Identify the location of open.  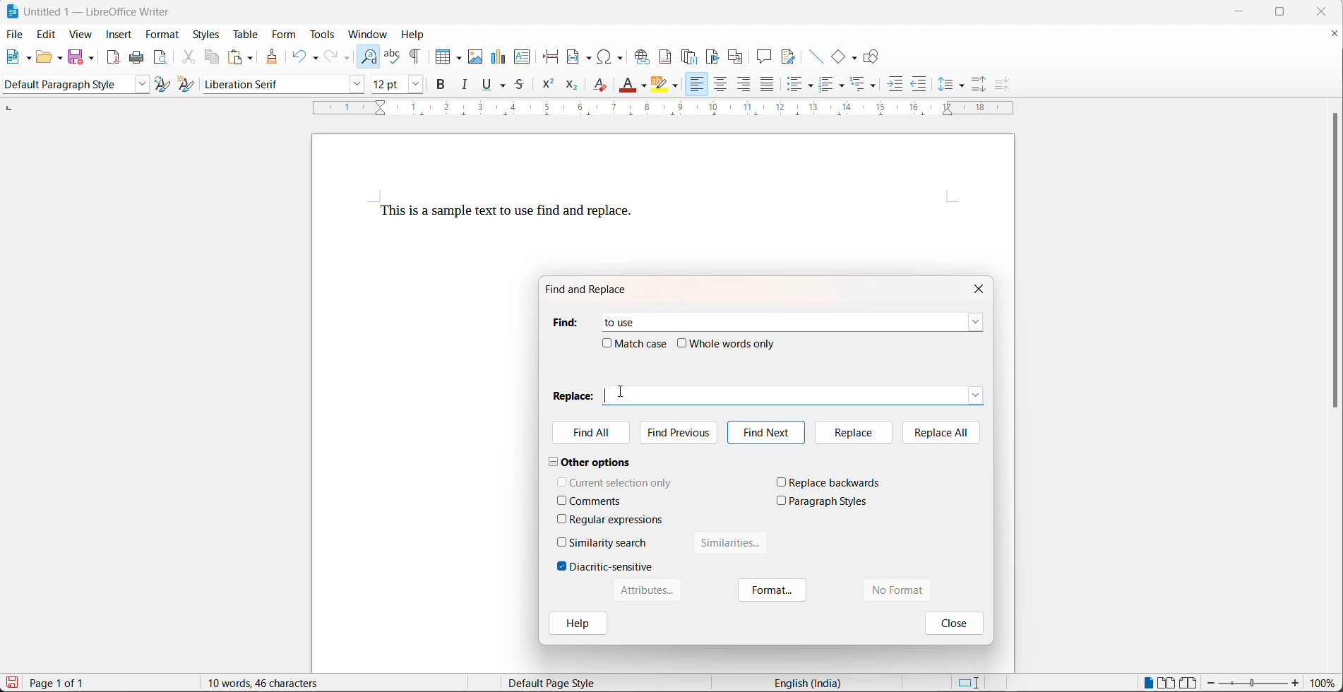
(44, 59).